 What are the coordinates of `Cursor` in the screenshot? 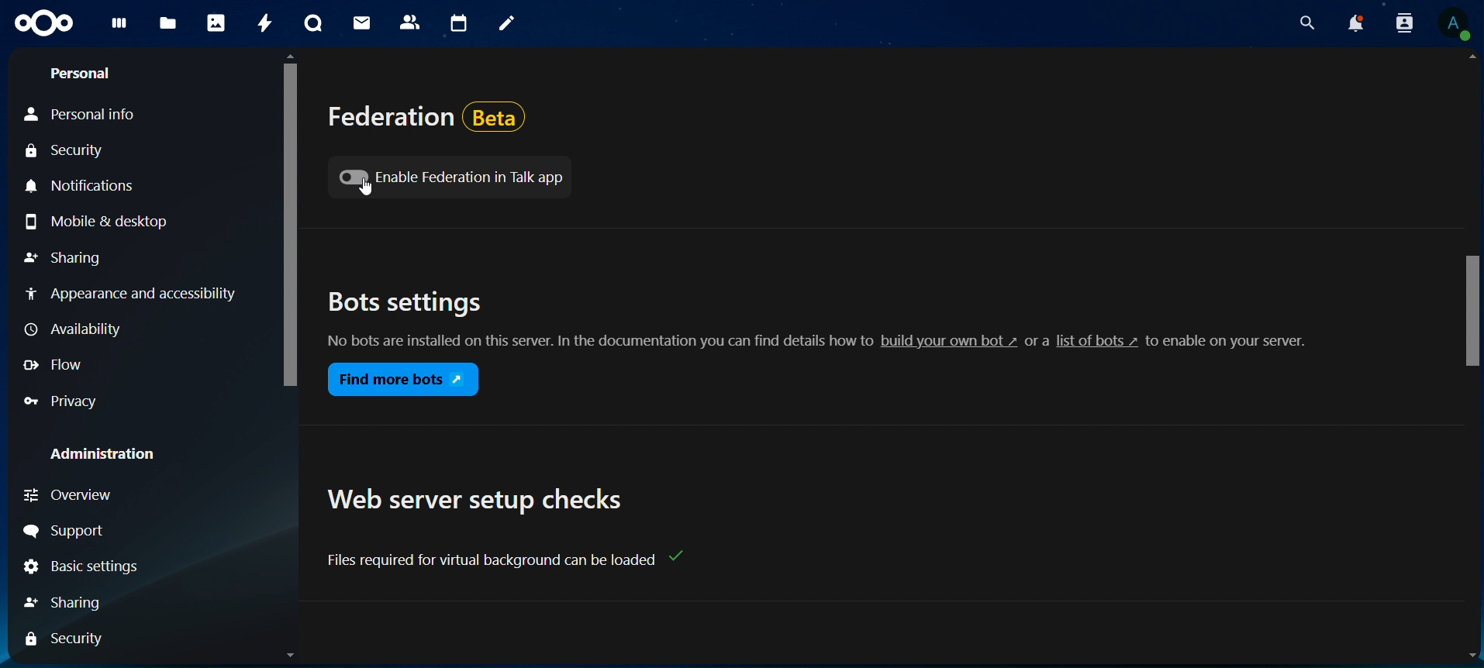 It's located at (368, 191).